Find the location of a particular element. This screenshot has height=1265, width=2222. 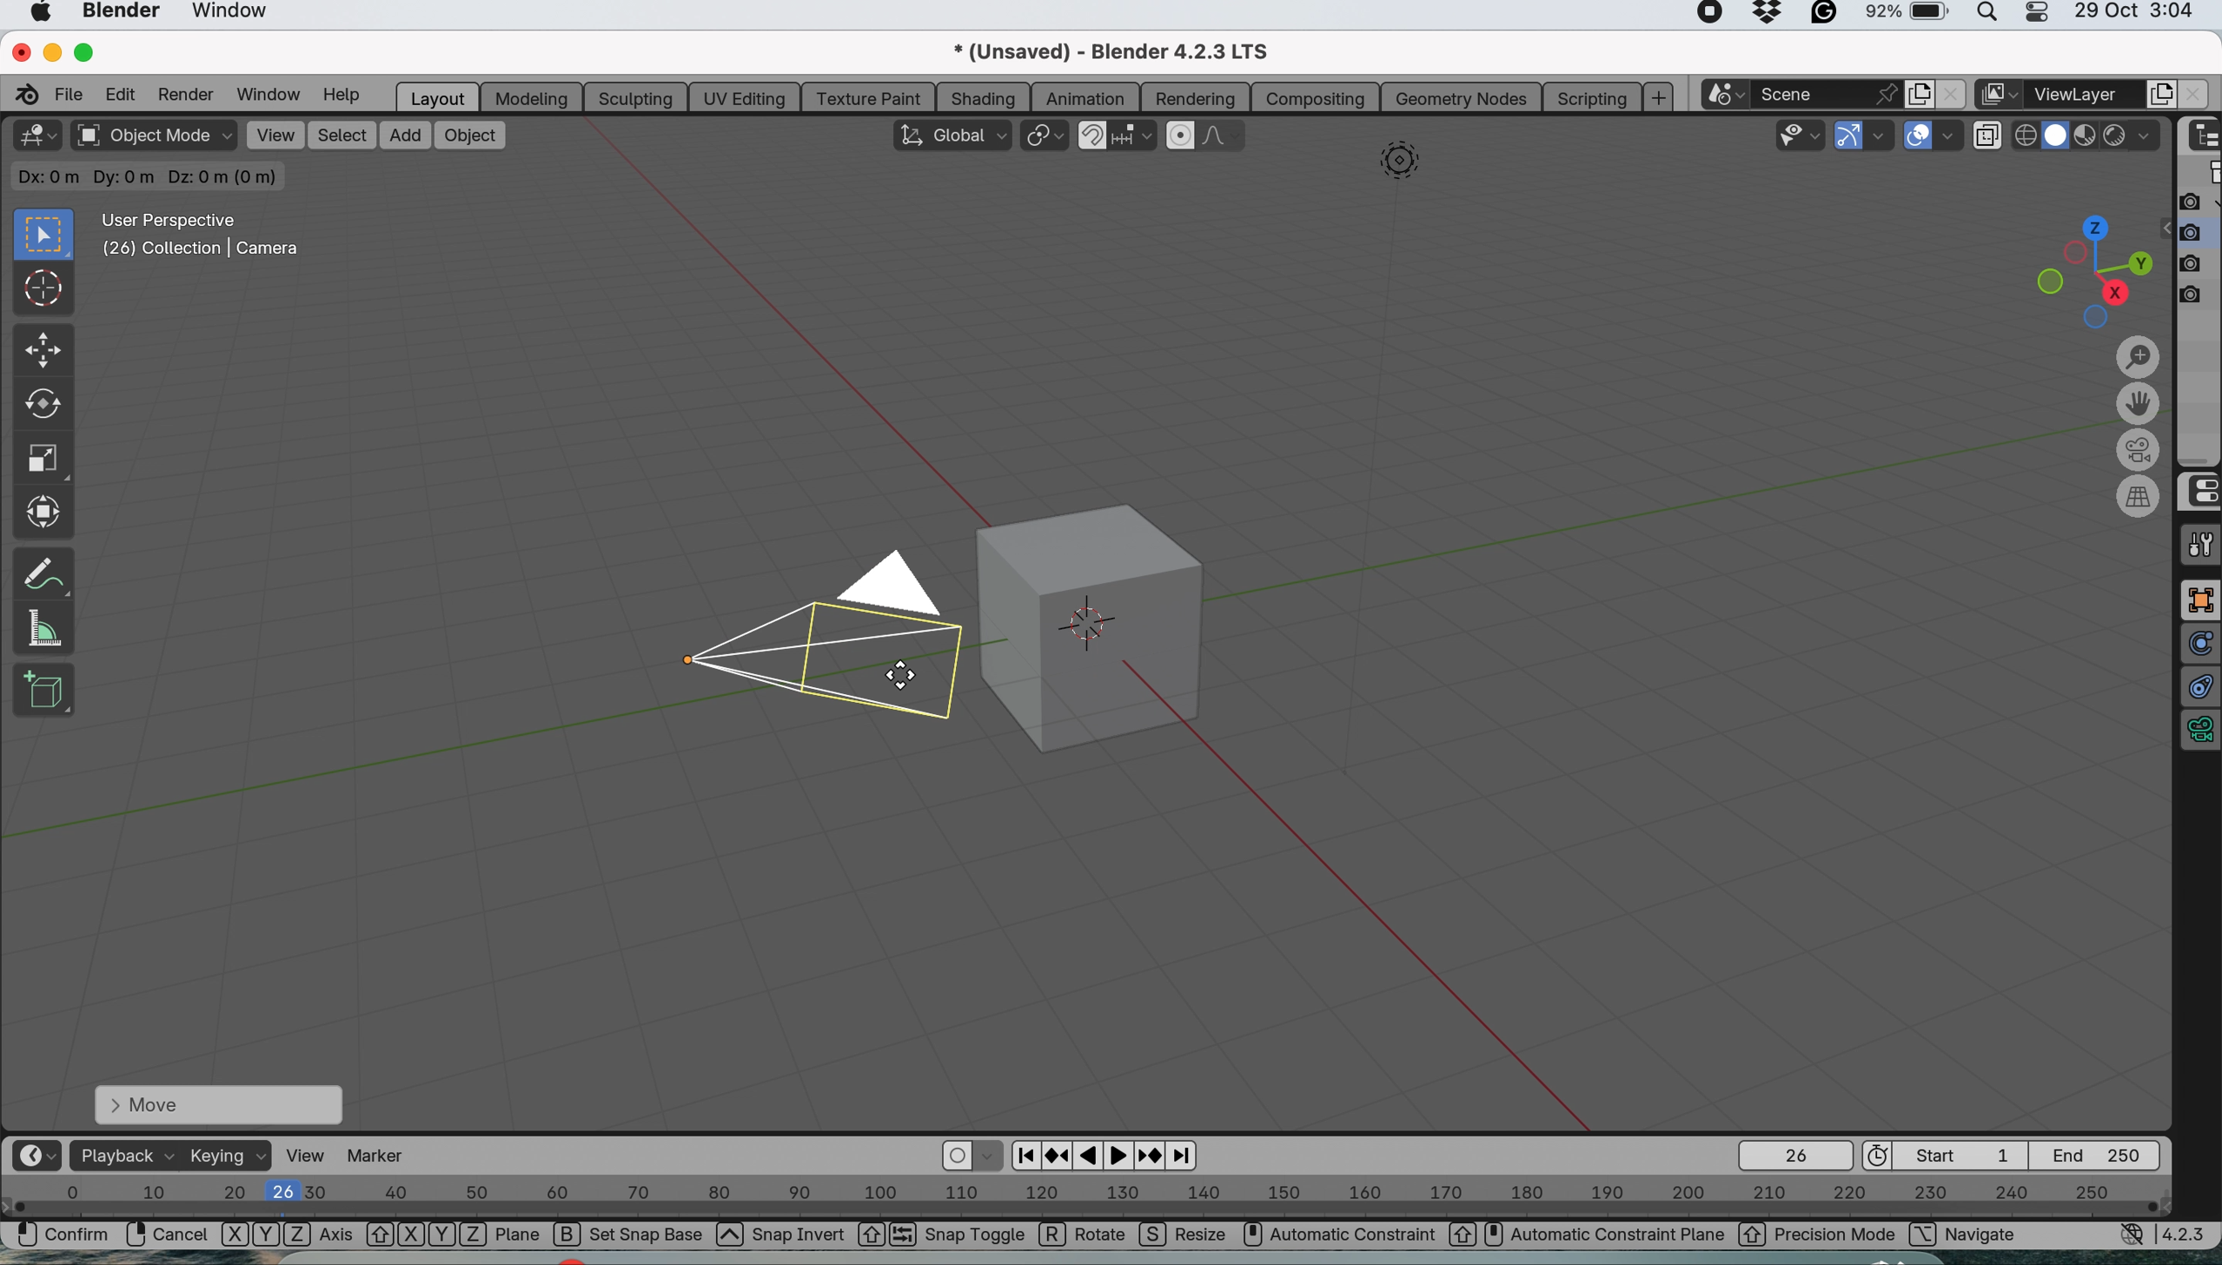

modeling is located at coordinates (528, 96).